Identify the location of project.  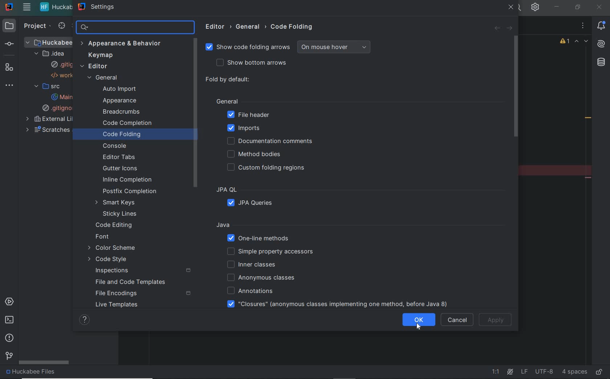
(11, 26).